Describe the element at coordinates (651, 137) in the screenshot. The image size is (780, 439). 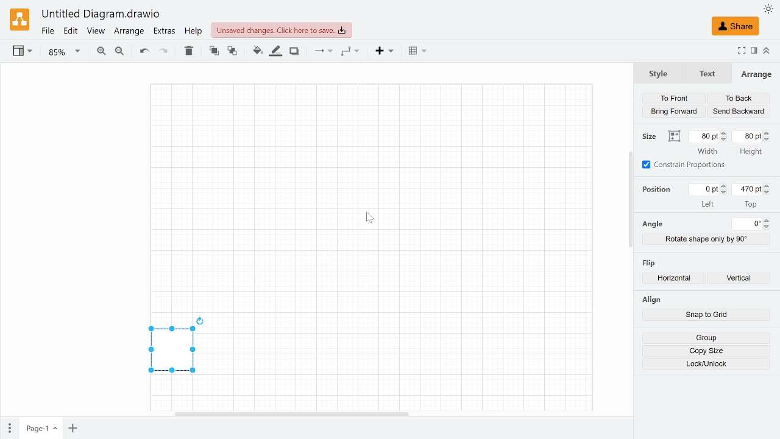
I see `size` at that location.